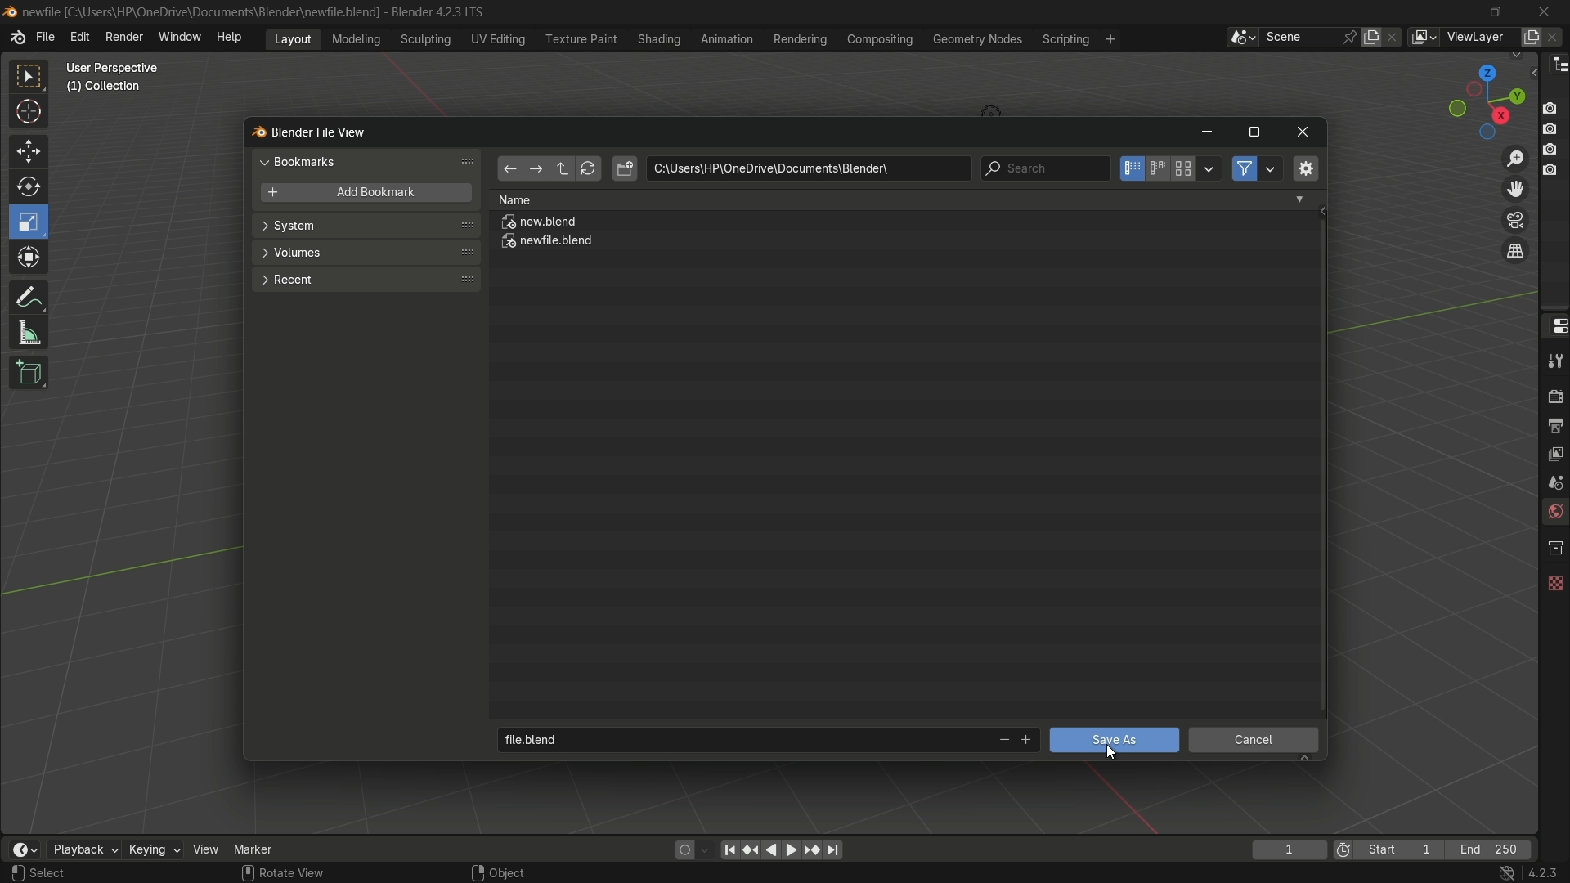 The image size is (1570, 883). What do you see at coordinates (1044, 168) in the screenshot?
I see `search bar` at bounding box center [1044, 168].